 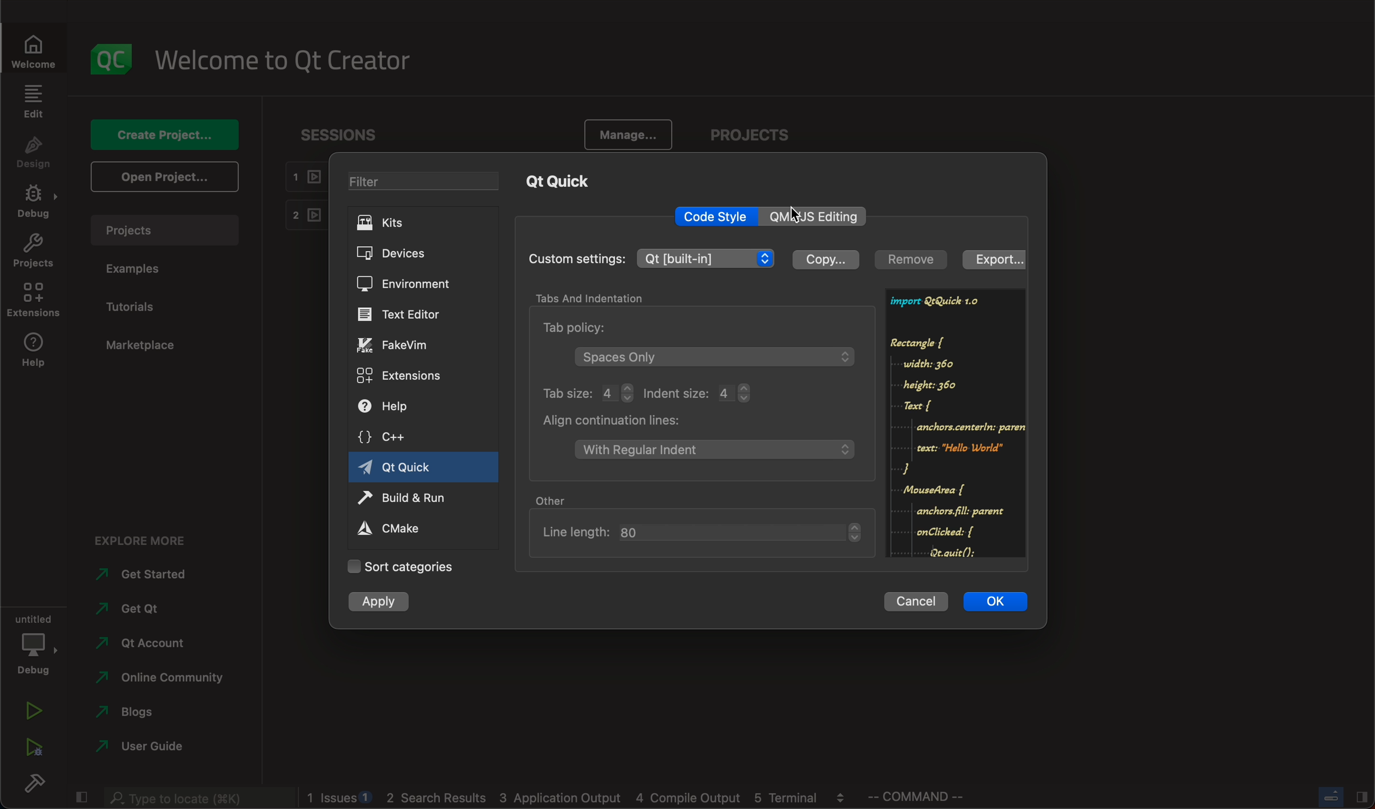 What do you see at coordinates (34, 102) in the screenshot?
I see `edit` at bounding box center [34, 102].